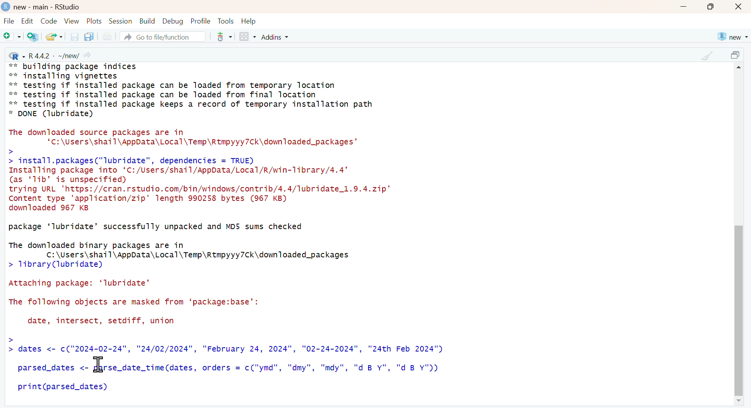  I want to click on New file, so click(13, 37).